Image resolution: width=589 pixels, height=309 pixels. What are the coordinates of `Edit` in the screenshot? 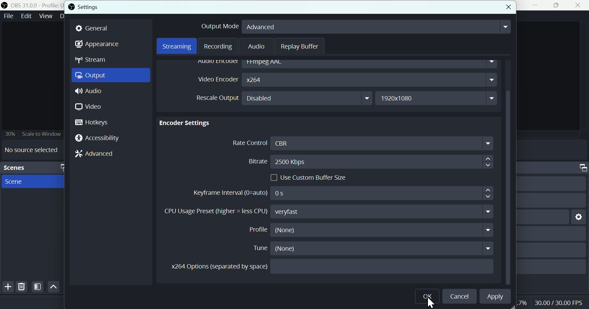 It's located at (27, 16).